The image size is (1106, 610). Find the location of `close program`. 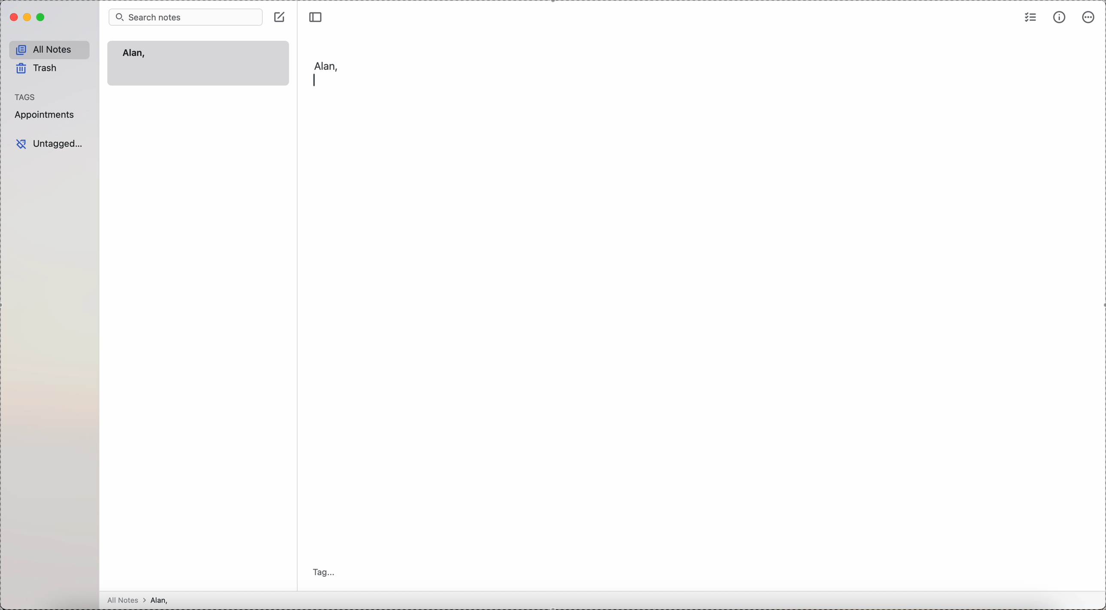

close program is located at coordinates (12, 18).